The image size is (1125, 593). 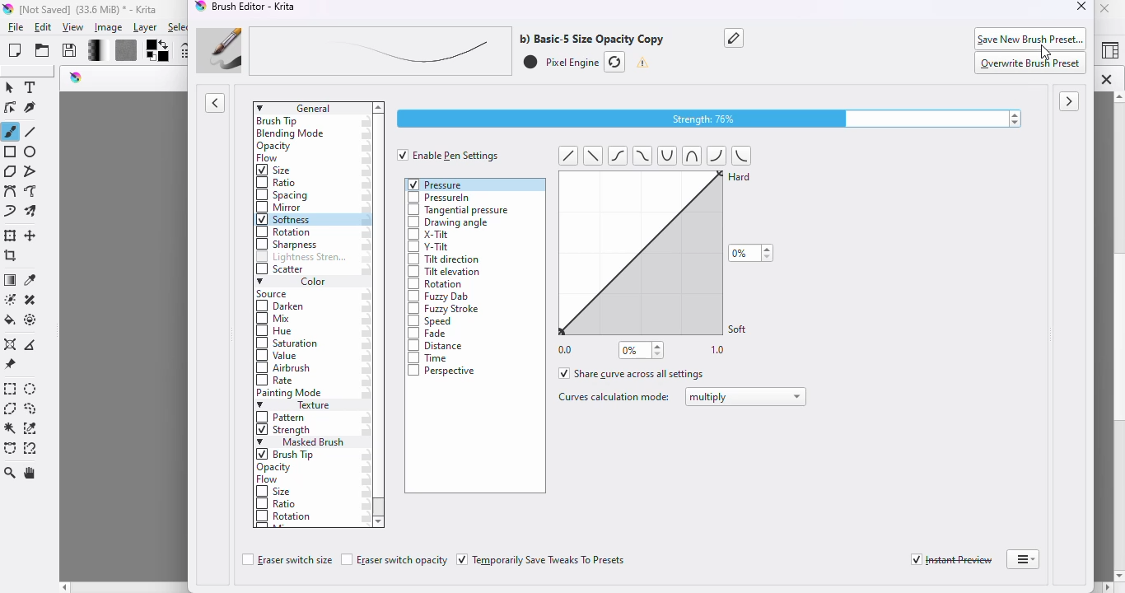 I want to click on view, so click(x=74, y=28).